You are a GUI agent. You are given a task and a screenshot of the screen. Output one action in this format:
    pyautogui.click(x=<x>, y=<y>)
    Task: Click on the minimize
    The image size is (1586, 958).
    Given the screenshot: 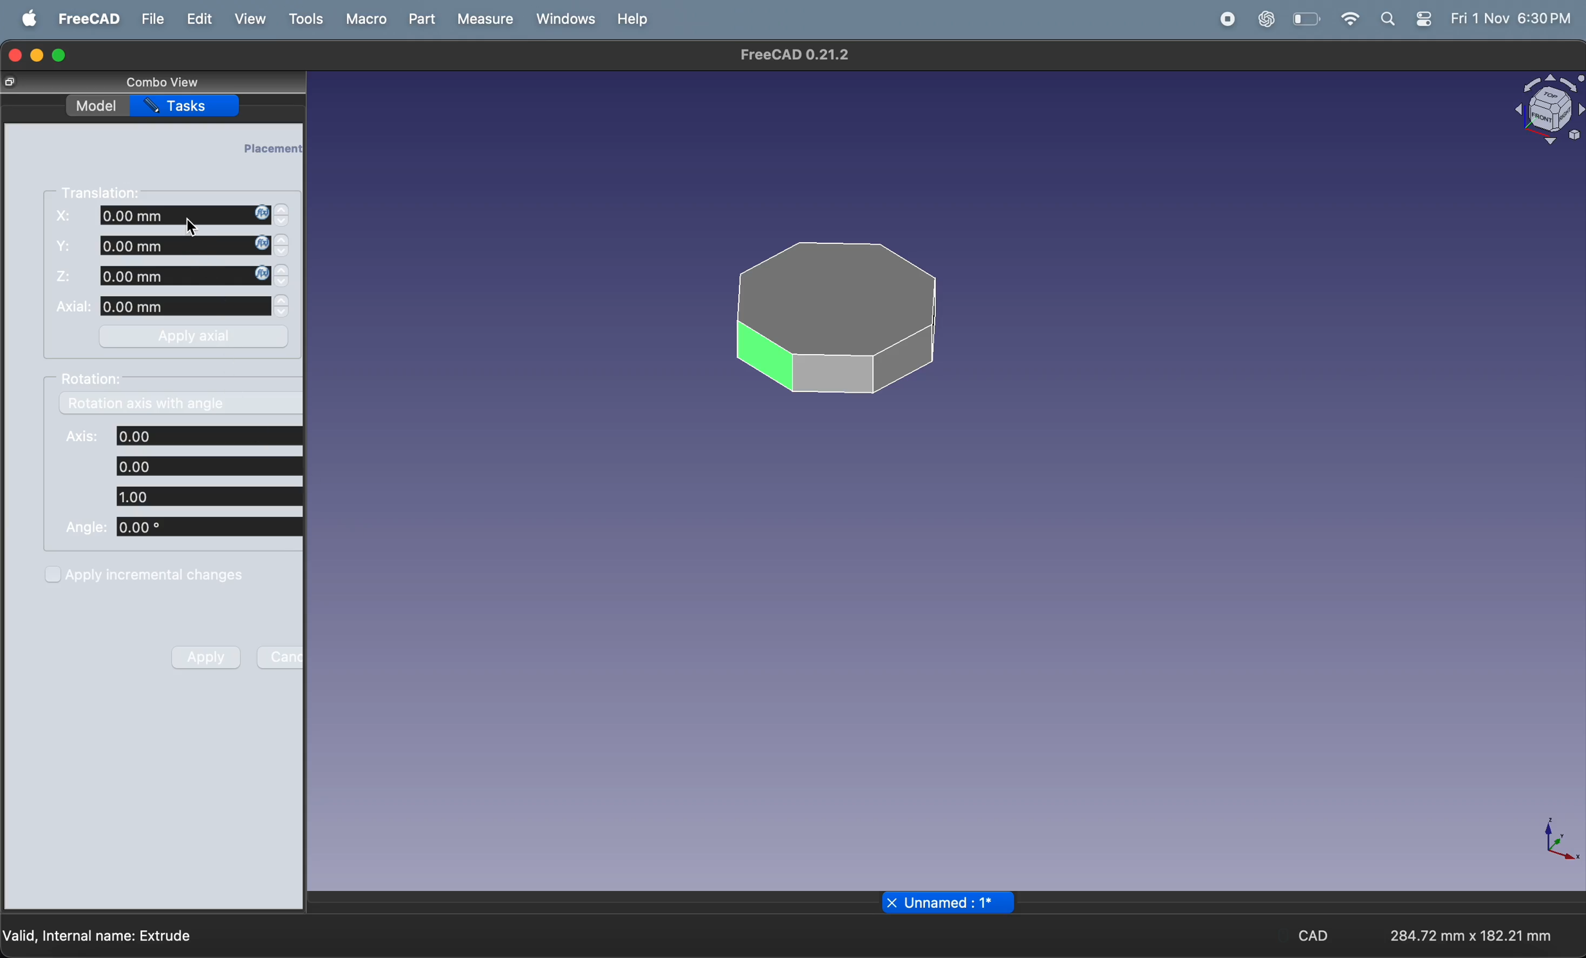 What is the action you would take?
    pyautogui.click(x=37, y=56)
    